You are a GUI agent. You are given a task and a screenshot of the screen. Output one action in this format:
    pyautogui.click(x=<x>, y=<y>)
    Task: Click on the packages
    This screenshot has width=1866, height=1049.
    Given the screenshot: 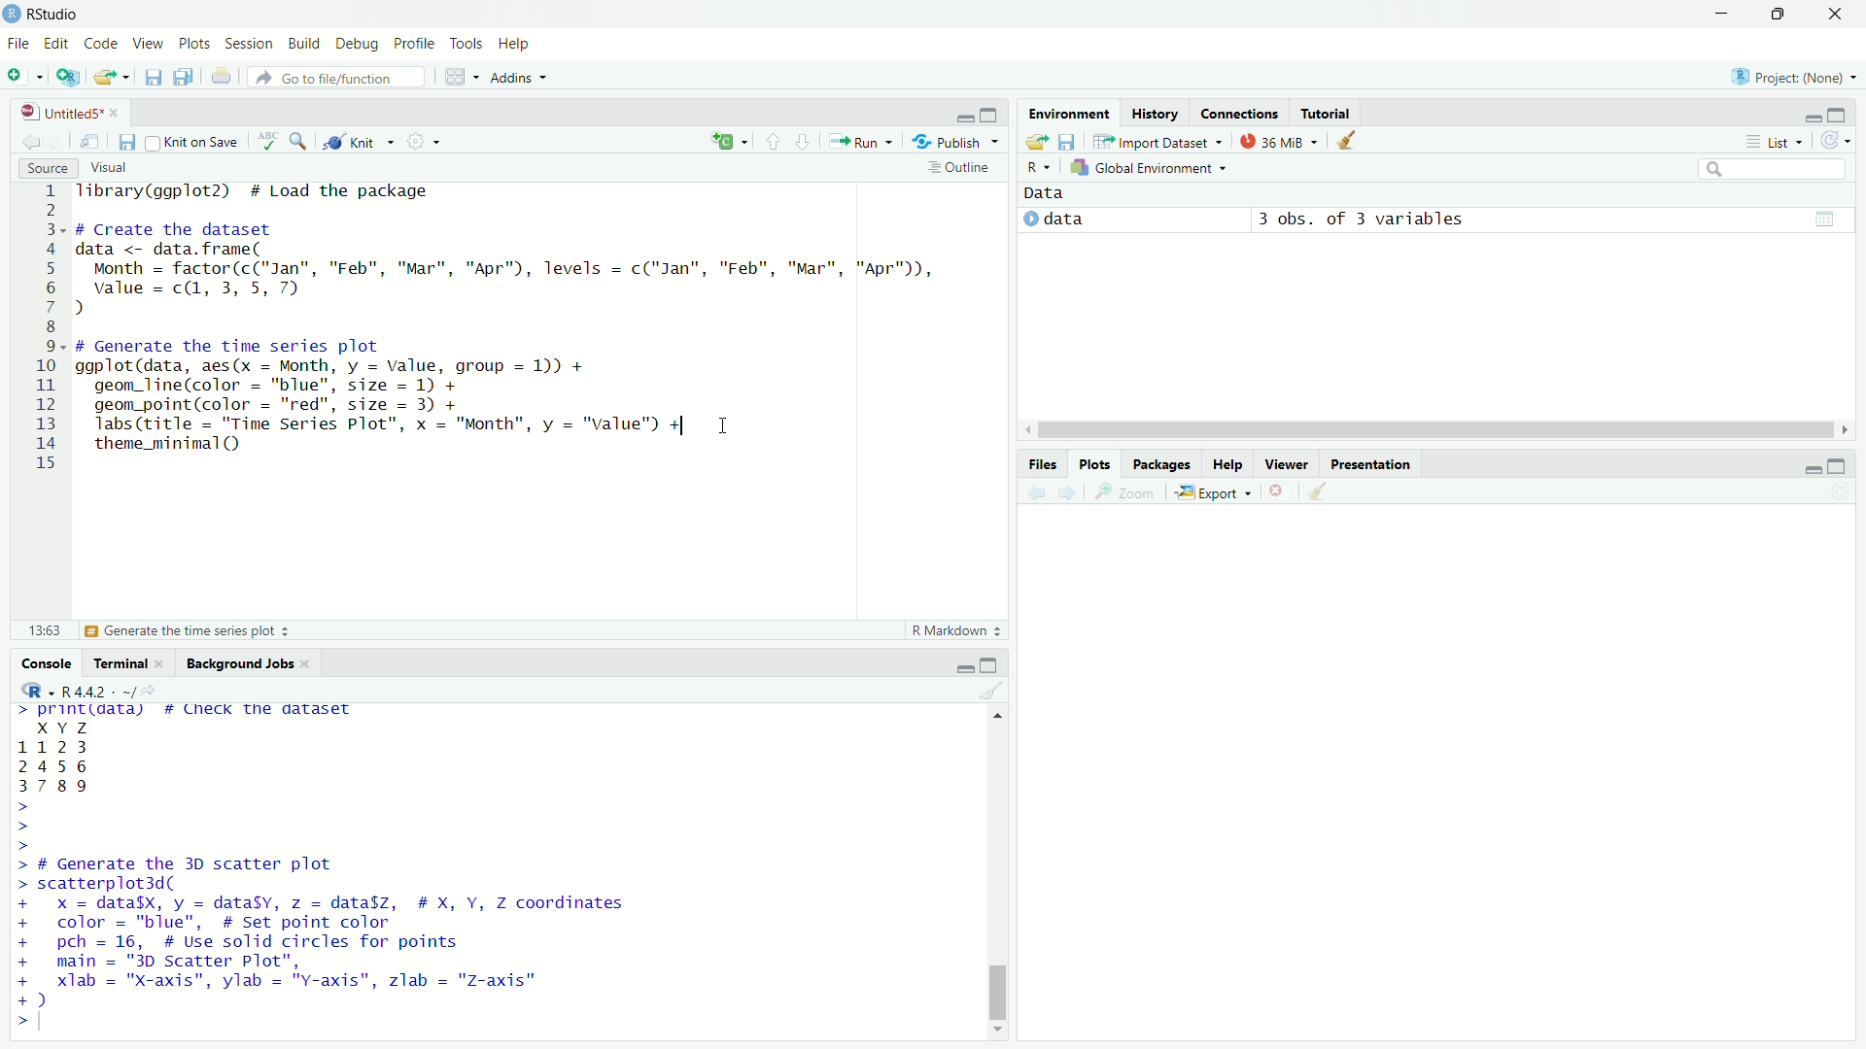 What is the action you would take?
    pyautogui.click(x=1163, y=465)
    